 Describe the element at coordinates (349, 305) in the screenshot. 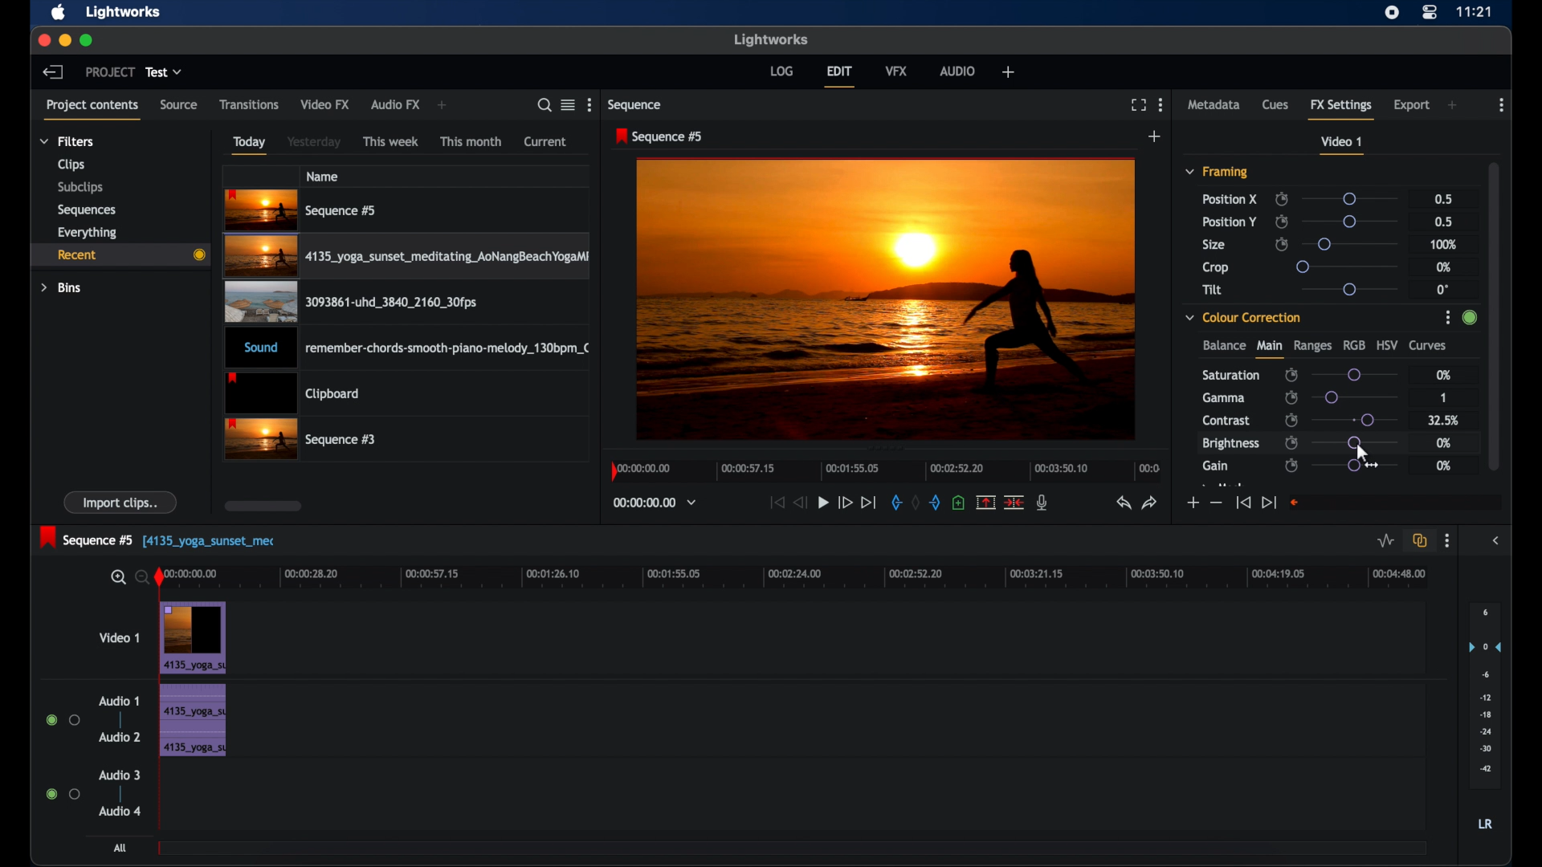

I see `video clip` at that location.